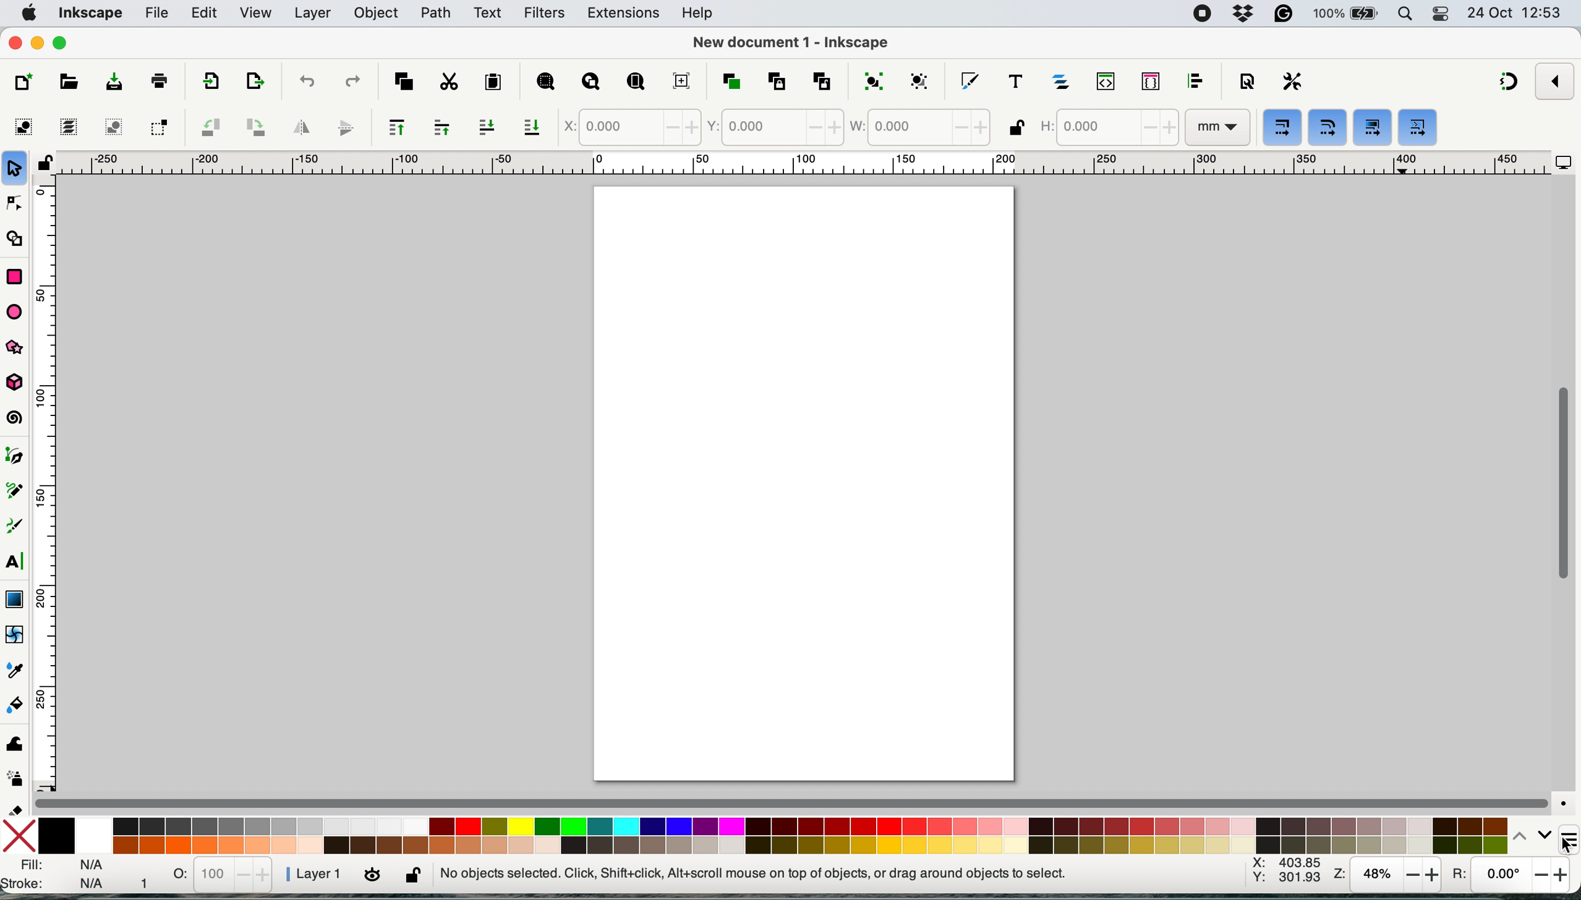  I want to click on layers and objects, so click(1067, 79).